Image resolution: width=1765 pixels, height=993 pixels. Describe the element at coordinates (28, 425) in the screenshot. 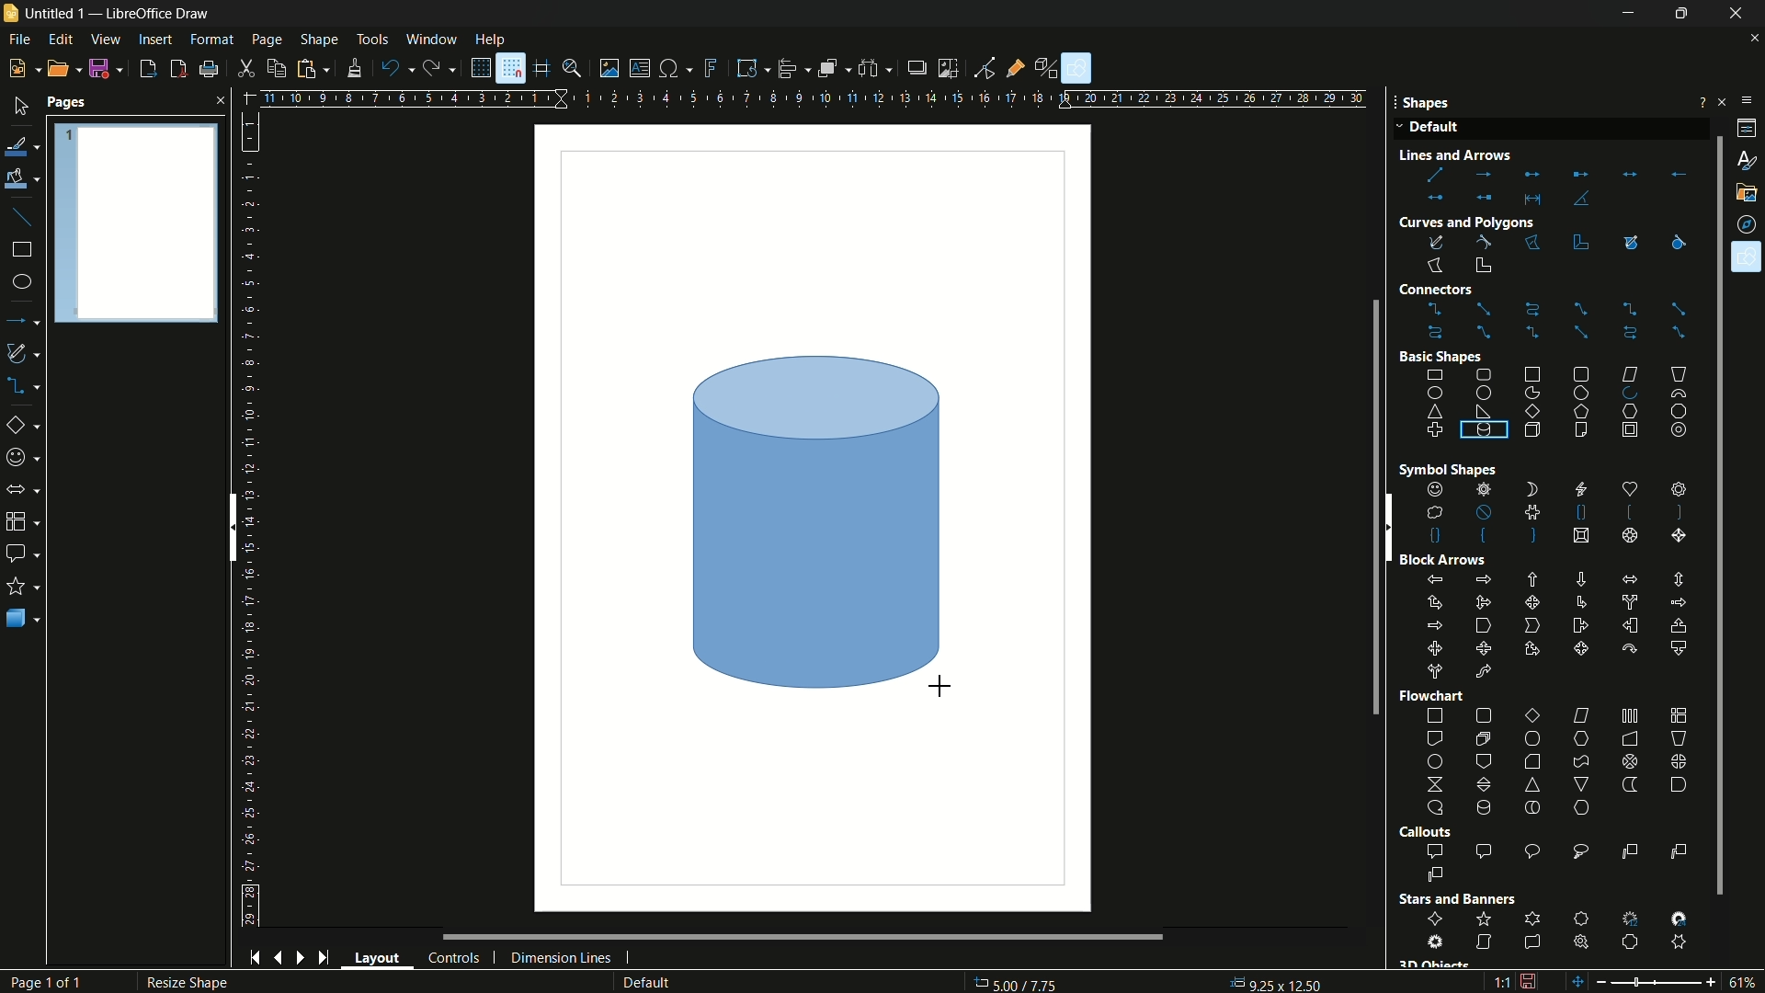

I see `basic shapes` at that location.